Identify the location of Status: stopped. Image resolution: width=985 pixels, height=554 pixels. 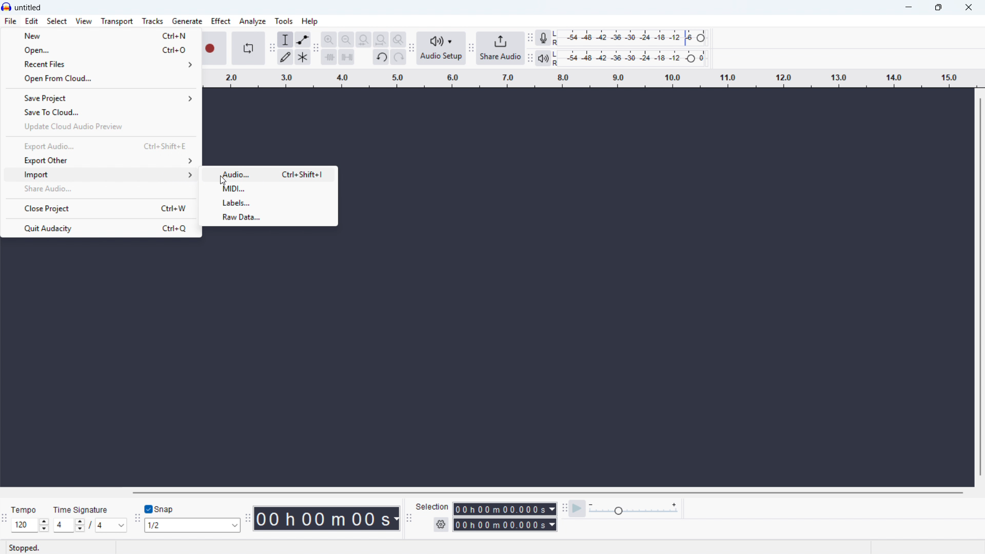
(25, 548).